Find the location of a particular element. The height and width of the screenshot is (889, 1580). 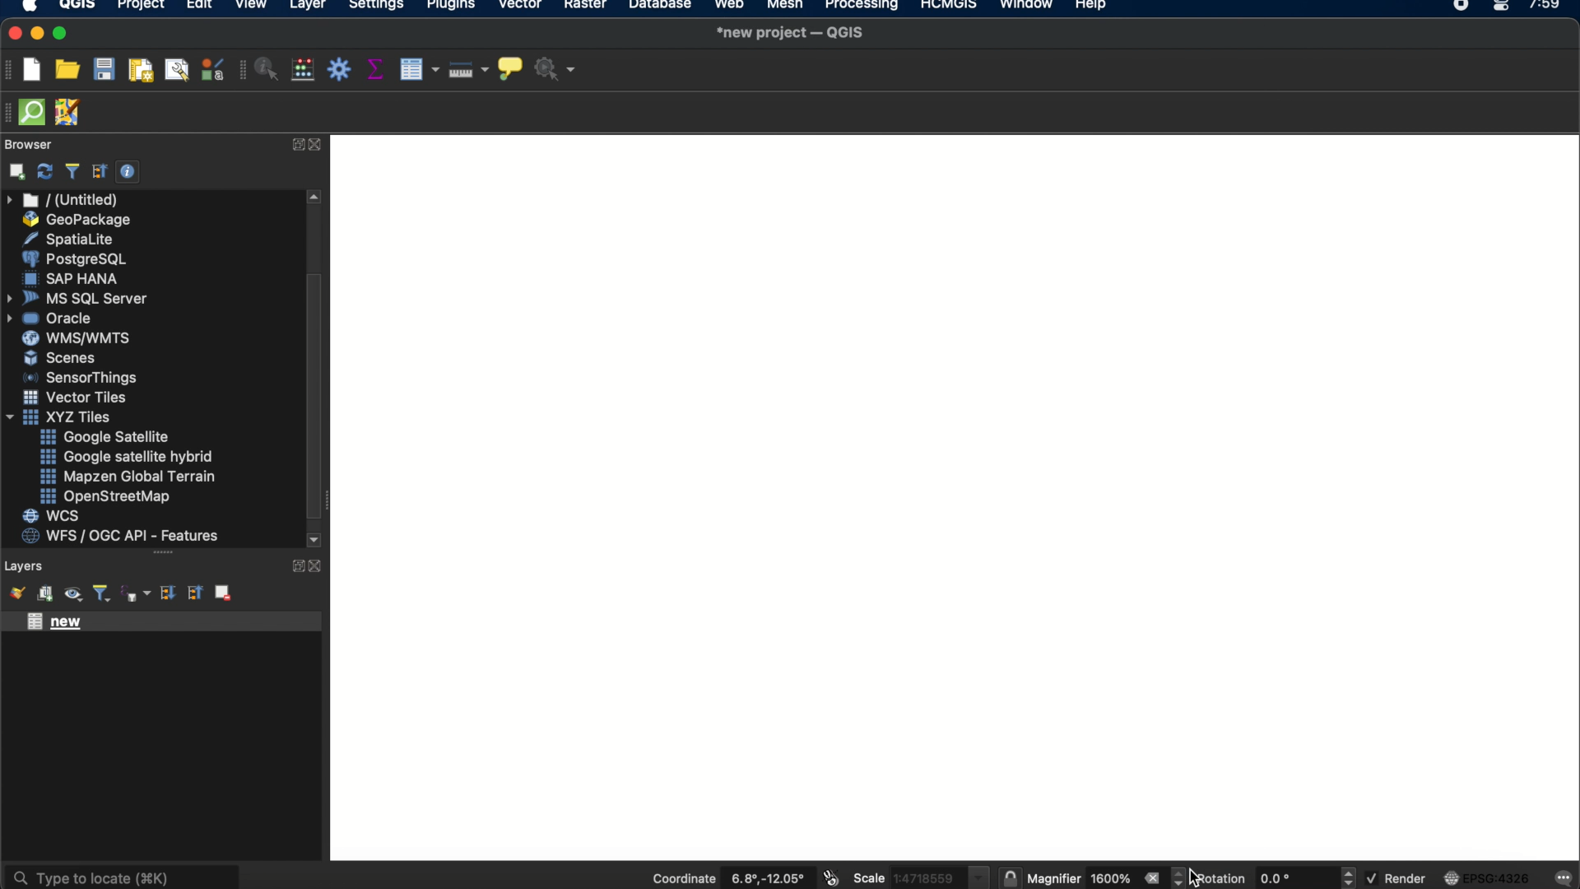

QGIS is located at coordinates (78, 7).